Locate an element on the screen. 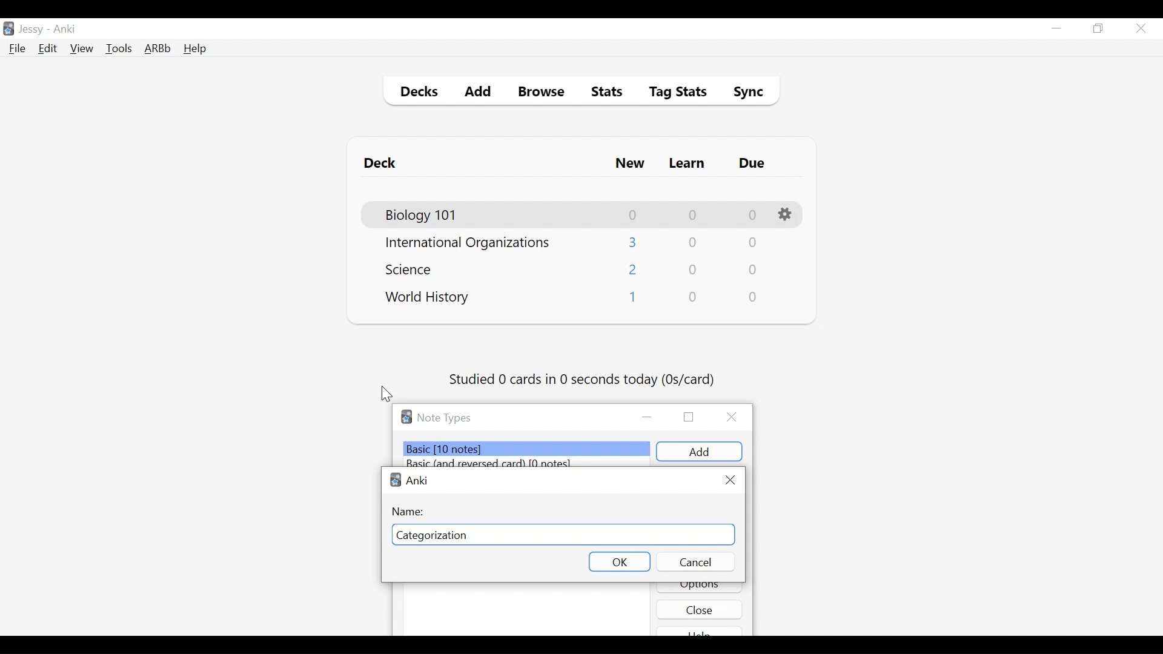  Stats is located at coordinates (603, 92).